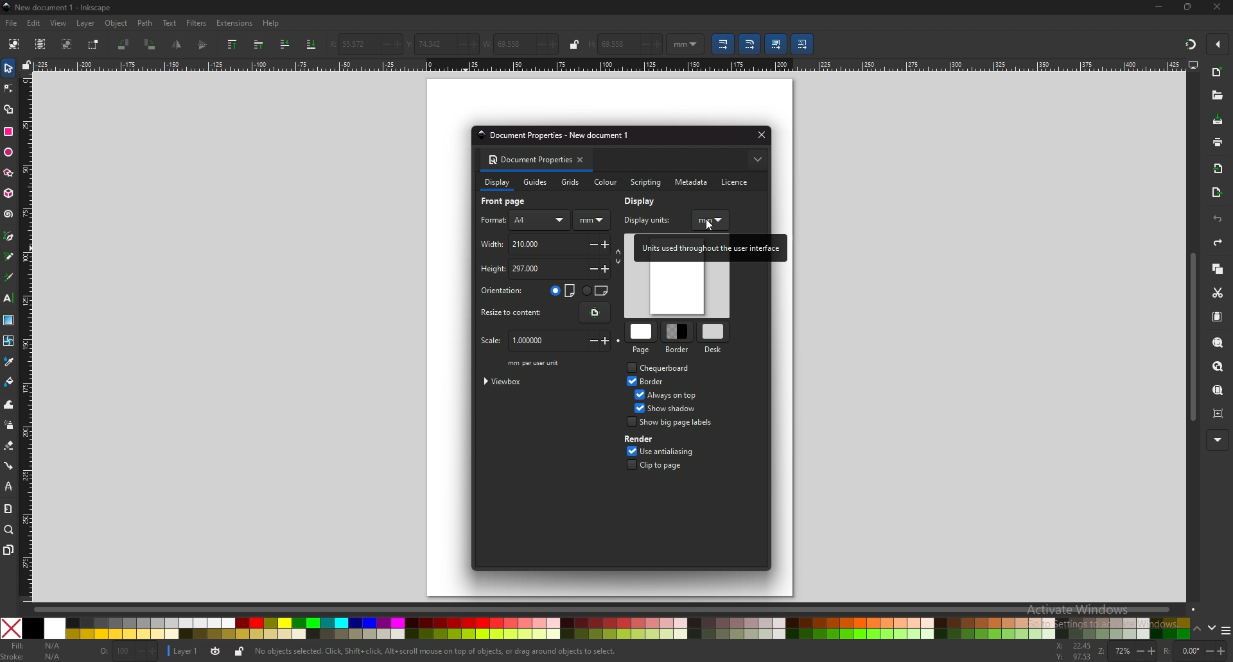  What do you see at coordinates (1218, 366) in the screenshot?
I see `zoom drawing` at bounding box center [1218, 366].